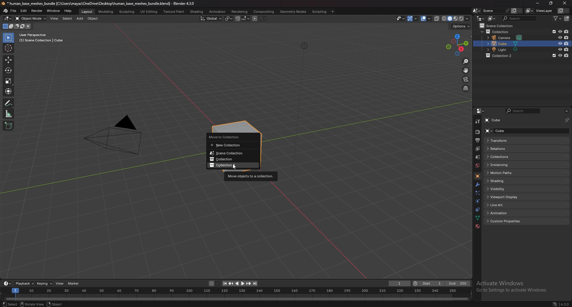  Describe the element at coordinates (9, 125) in the screenshot. I see `add cube` at that location.